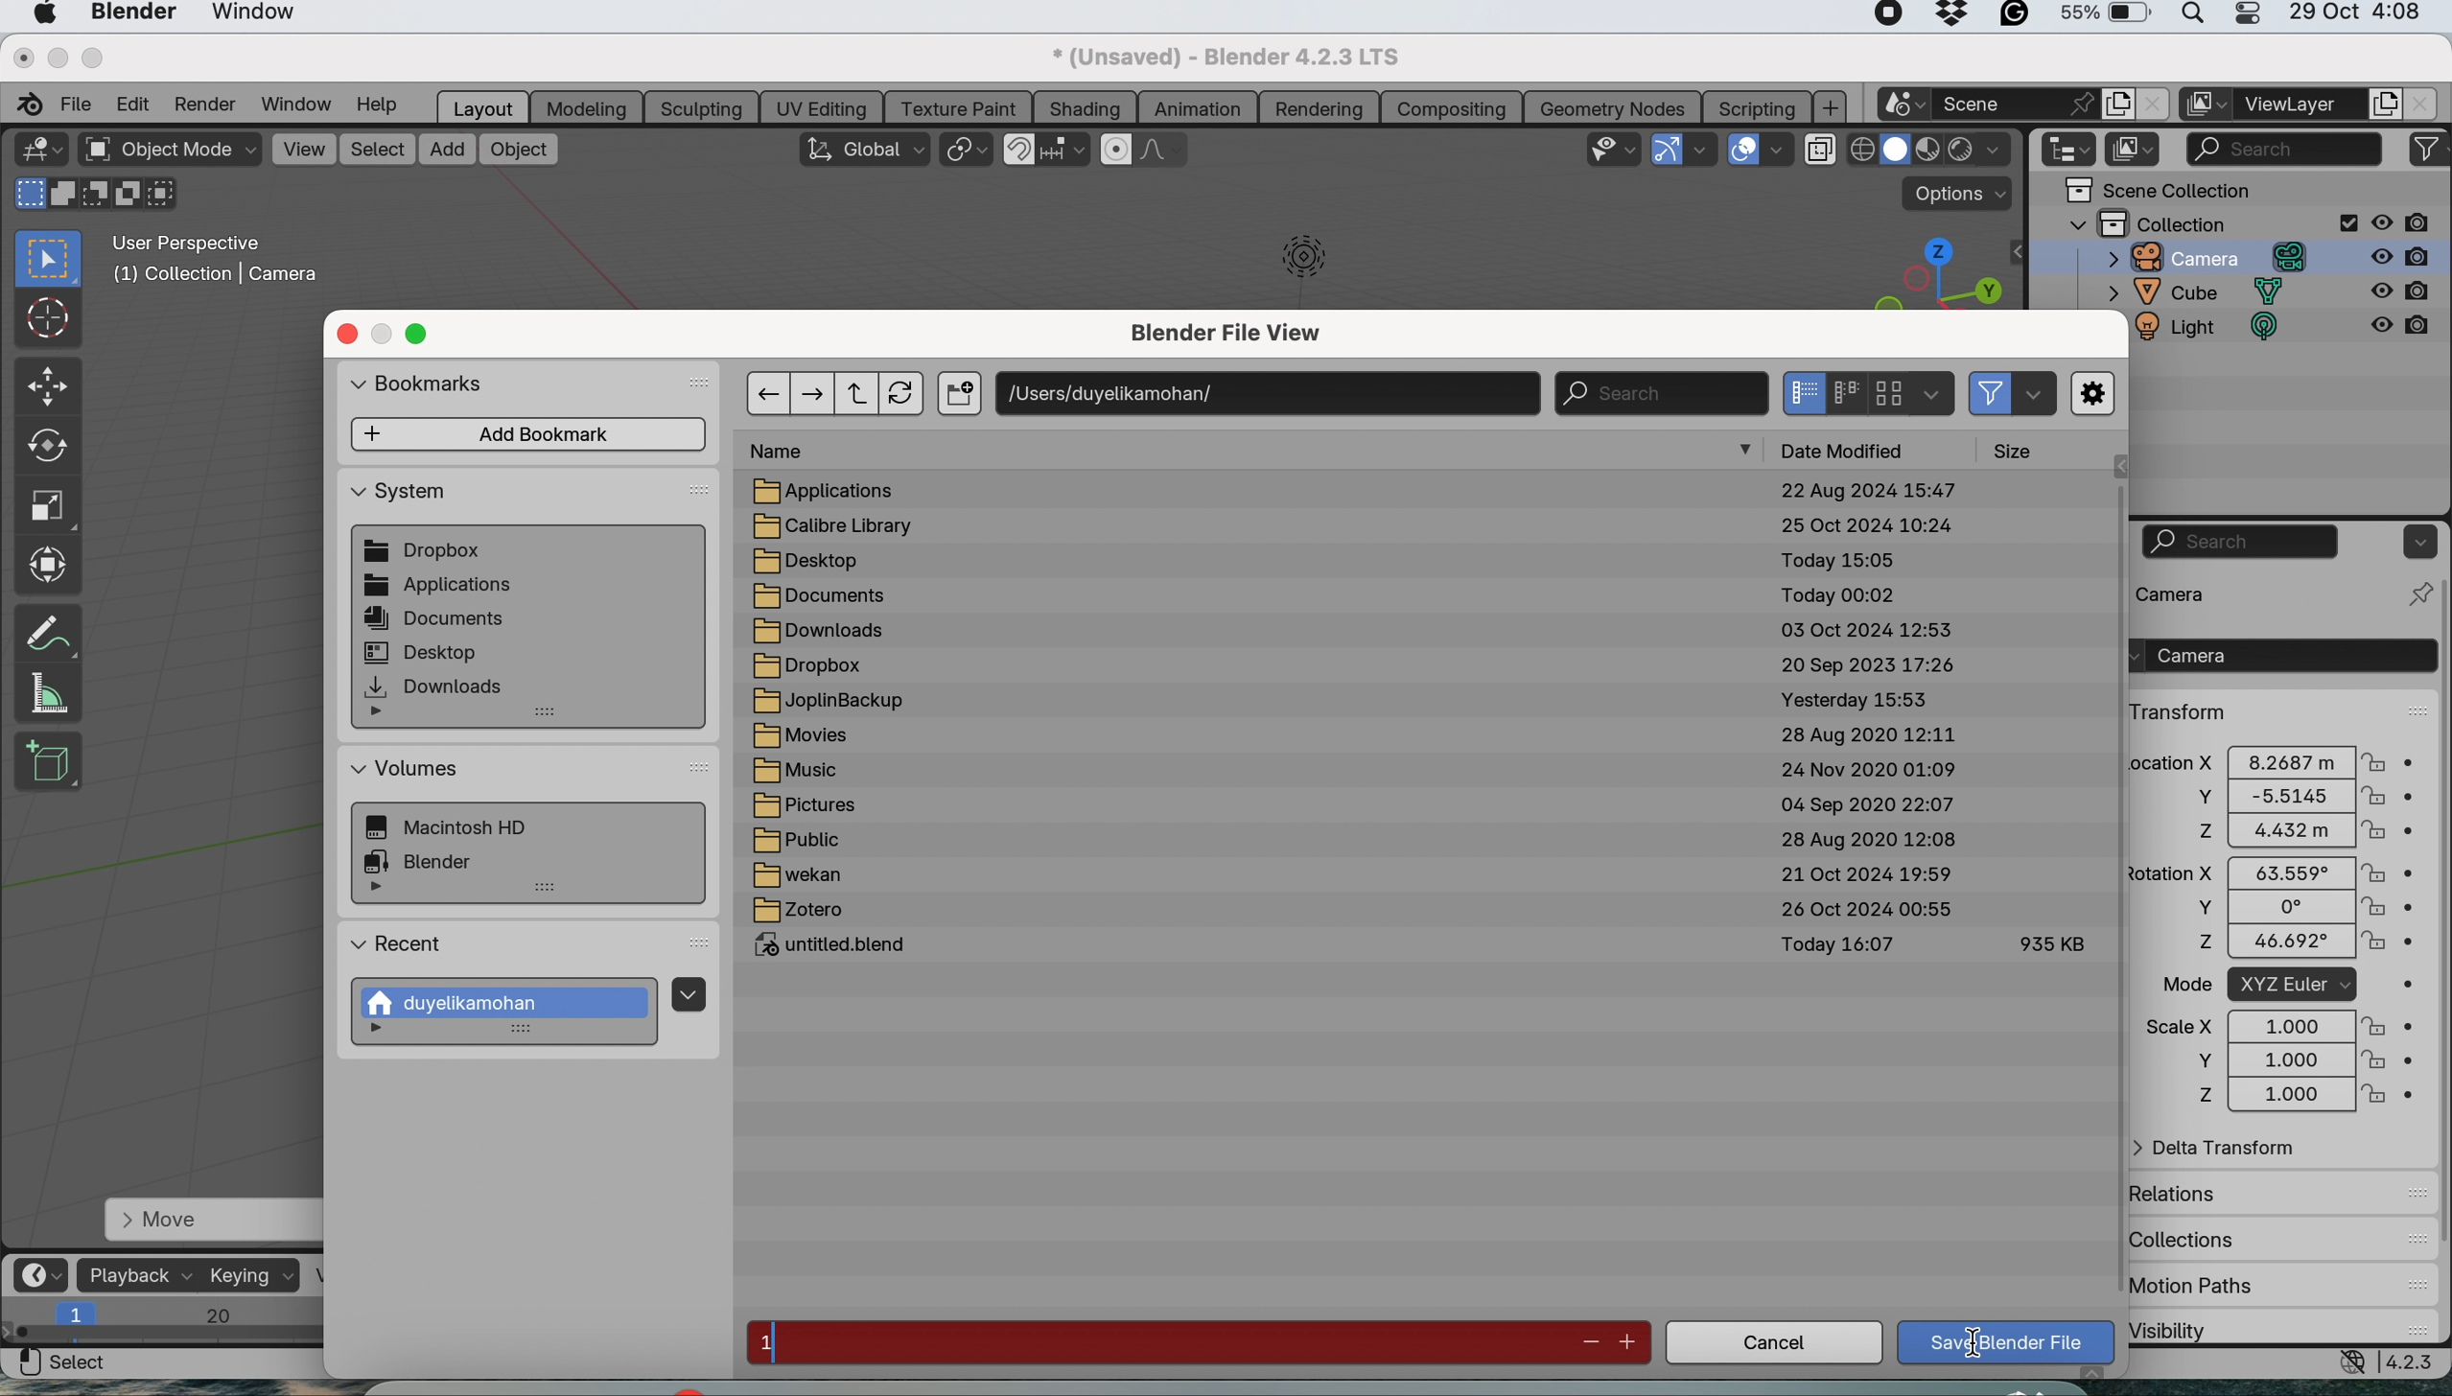 This screenshot has height=1396, width=2452. Describe the element at coordinates (2199, 1235) in the screenshot. I see `collections` at that location.